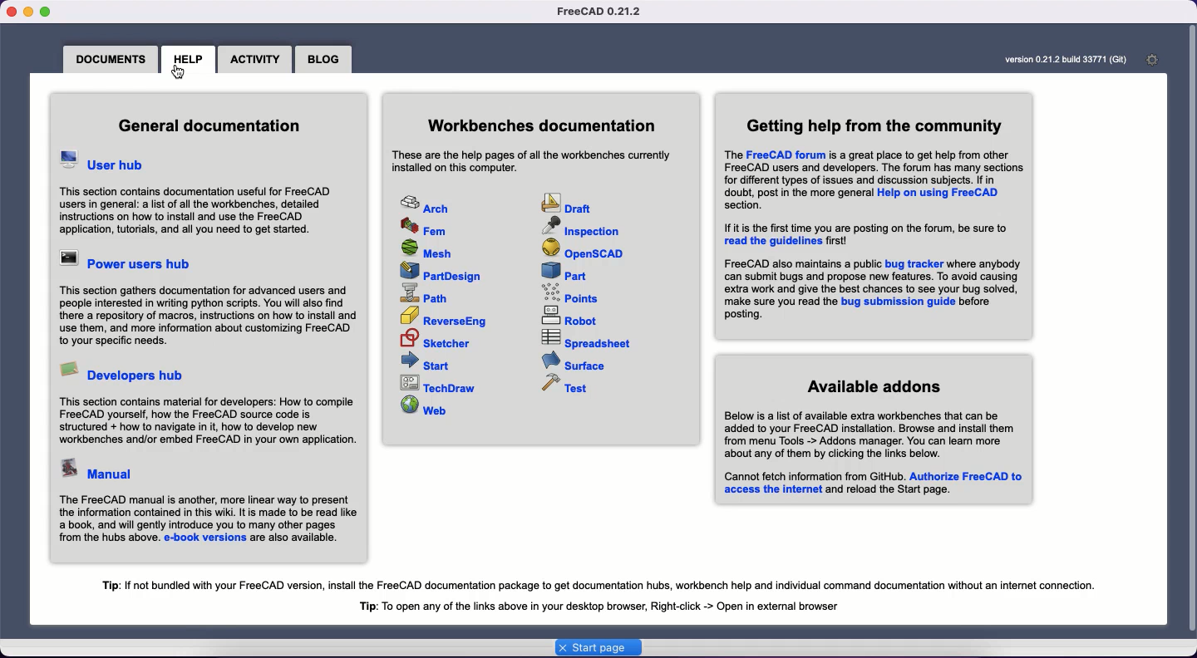  I want to click on Inspection, so click(579, 227).